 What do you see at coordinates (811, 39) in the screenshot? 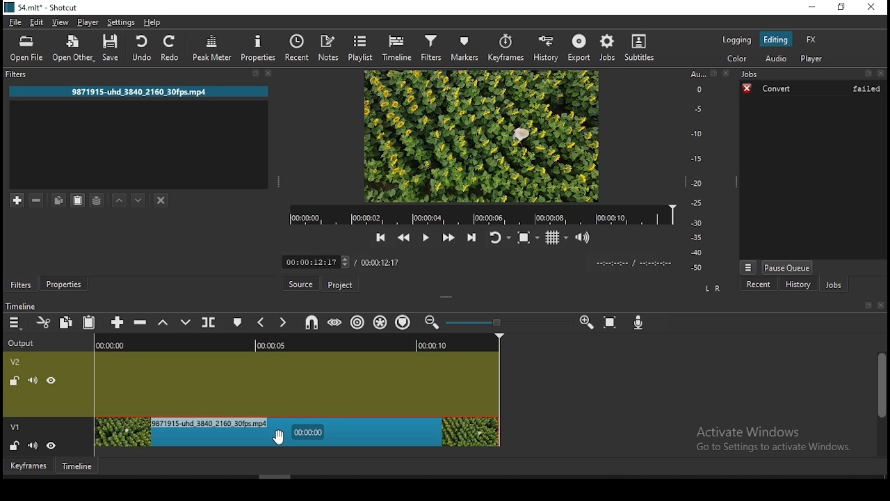
I see `fx` at bounding box center [811, 39].